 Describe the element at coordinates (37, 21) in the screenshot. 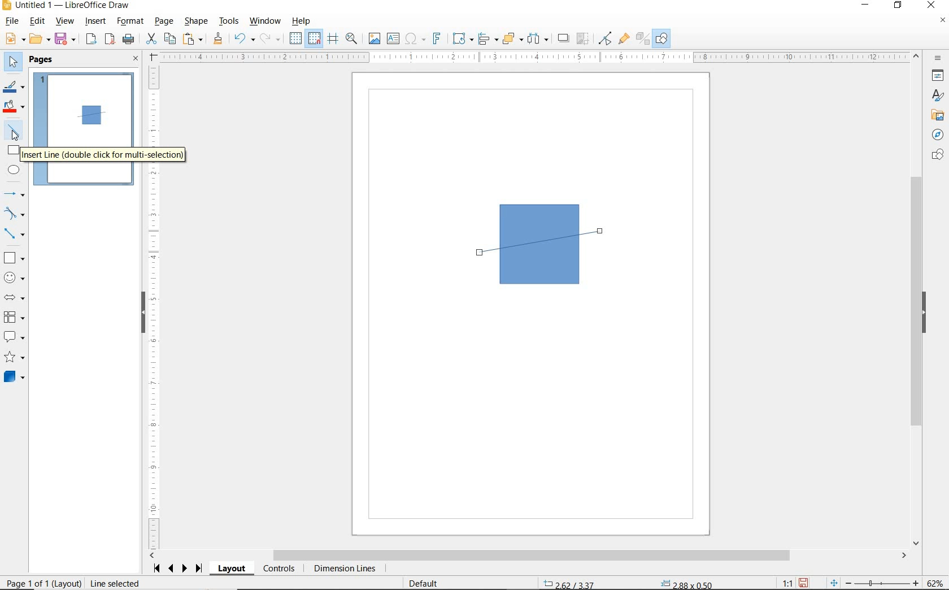

I see `EDIT` at that location.